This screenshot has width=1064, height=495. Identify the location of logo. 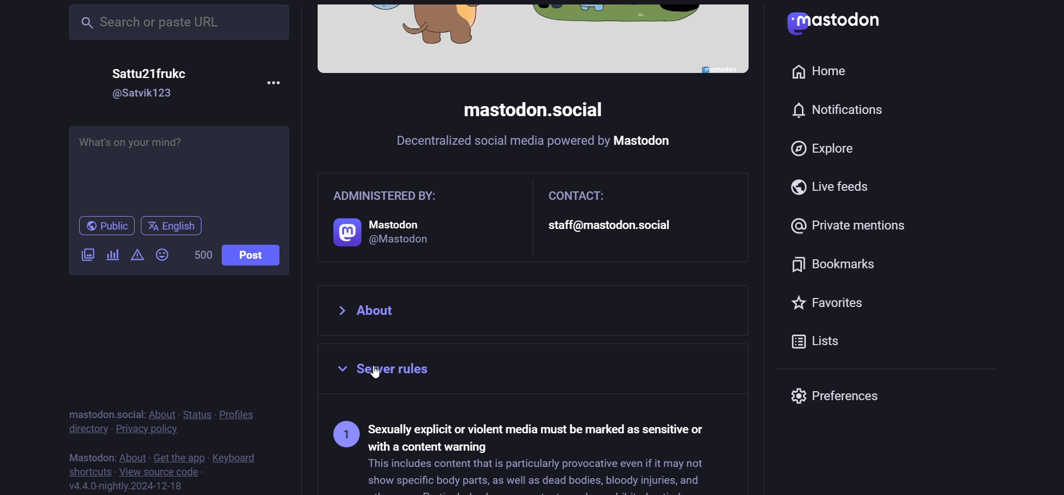
(842, 23).